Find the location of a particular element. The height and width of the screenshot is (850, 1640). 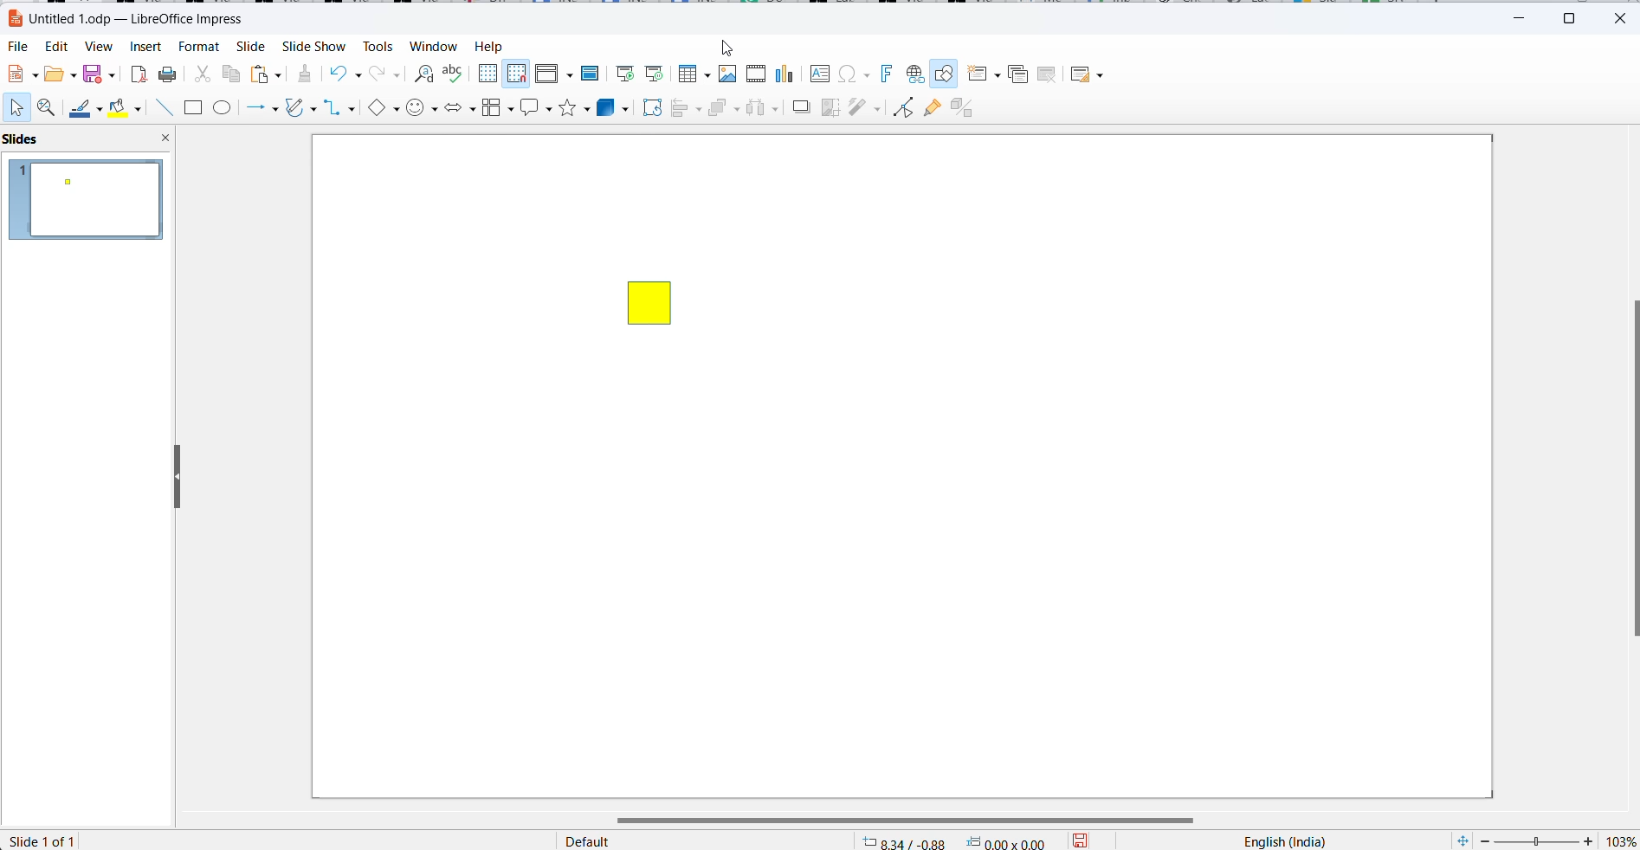

filters is located at coordinates (865, 106).